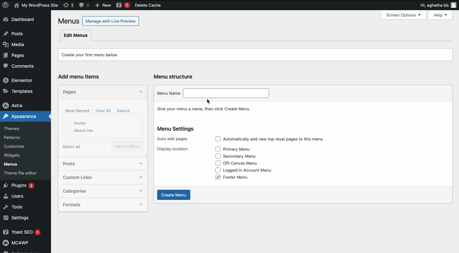  I want to click on Secondary menu, so click(244, 157).